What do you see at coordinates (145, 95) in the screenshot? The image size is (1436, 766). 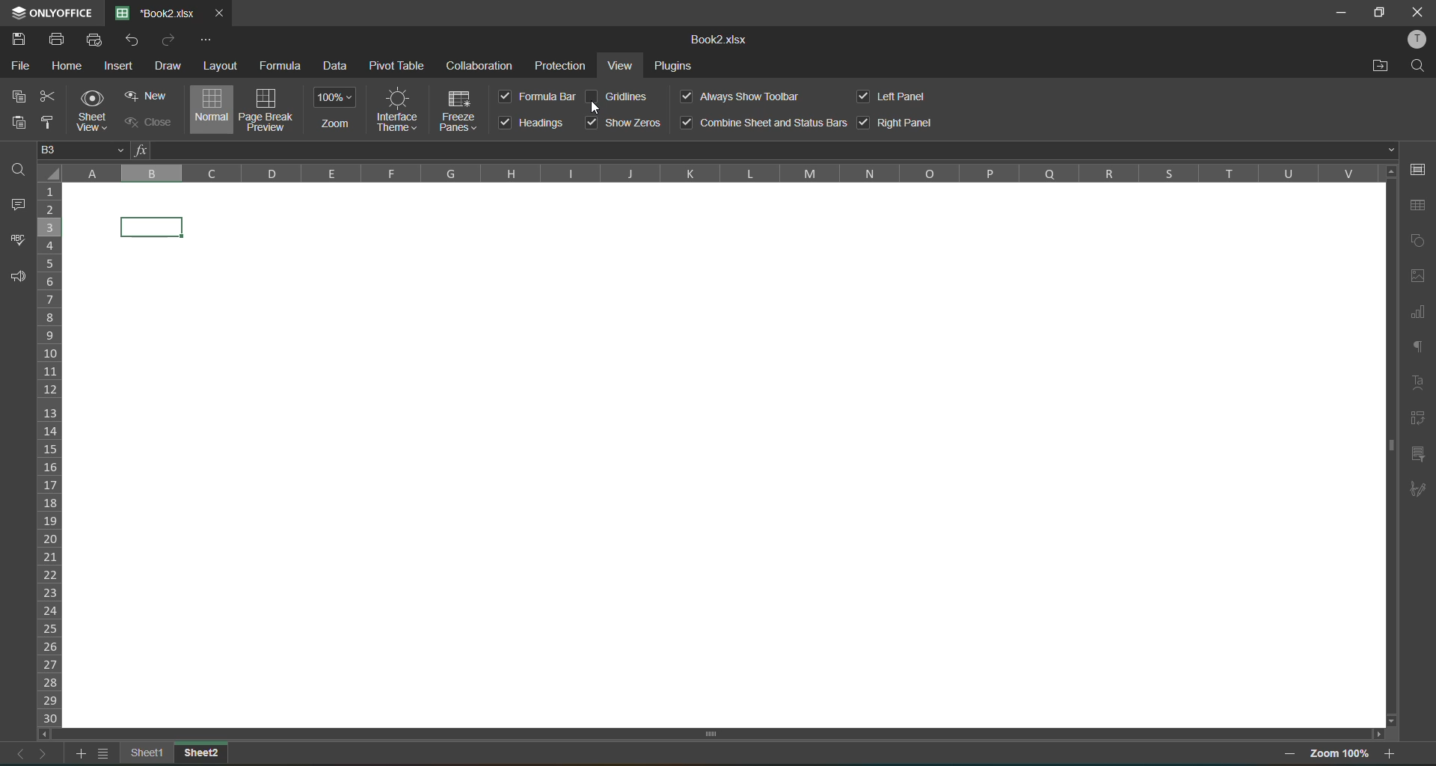 I see `new` at bounding box center [145, 95].